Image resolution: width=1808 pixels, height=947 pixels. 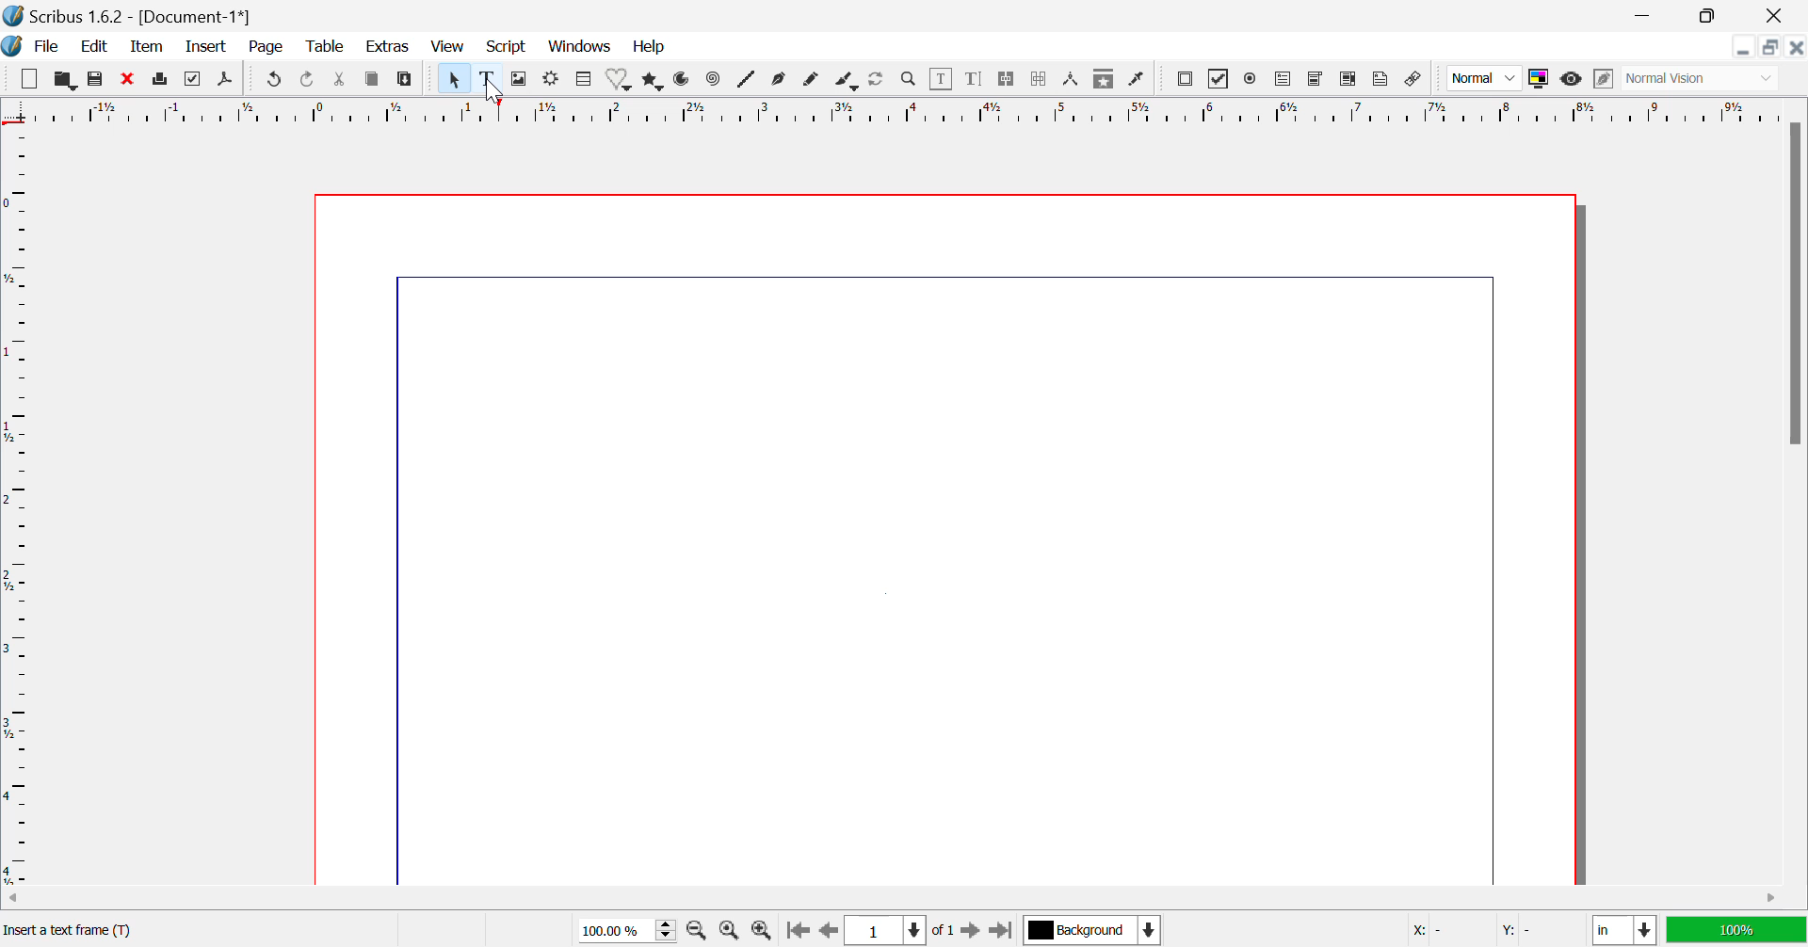 I want to click on Spiral, so click(x=712, y=83).